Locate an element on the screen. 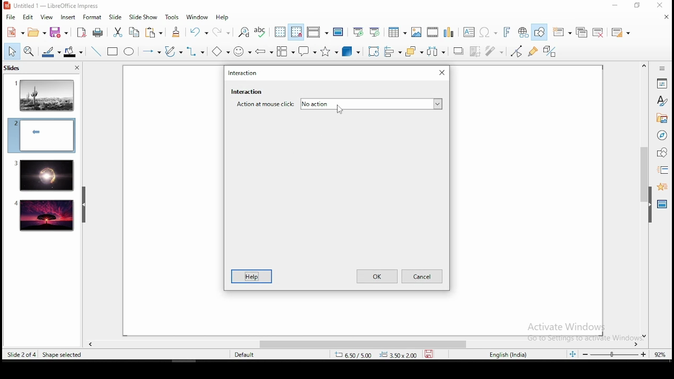 This screenshot has height=379, width=674. shapes is located at coordinates (661, 153).